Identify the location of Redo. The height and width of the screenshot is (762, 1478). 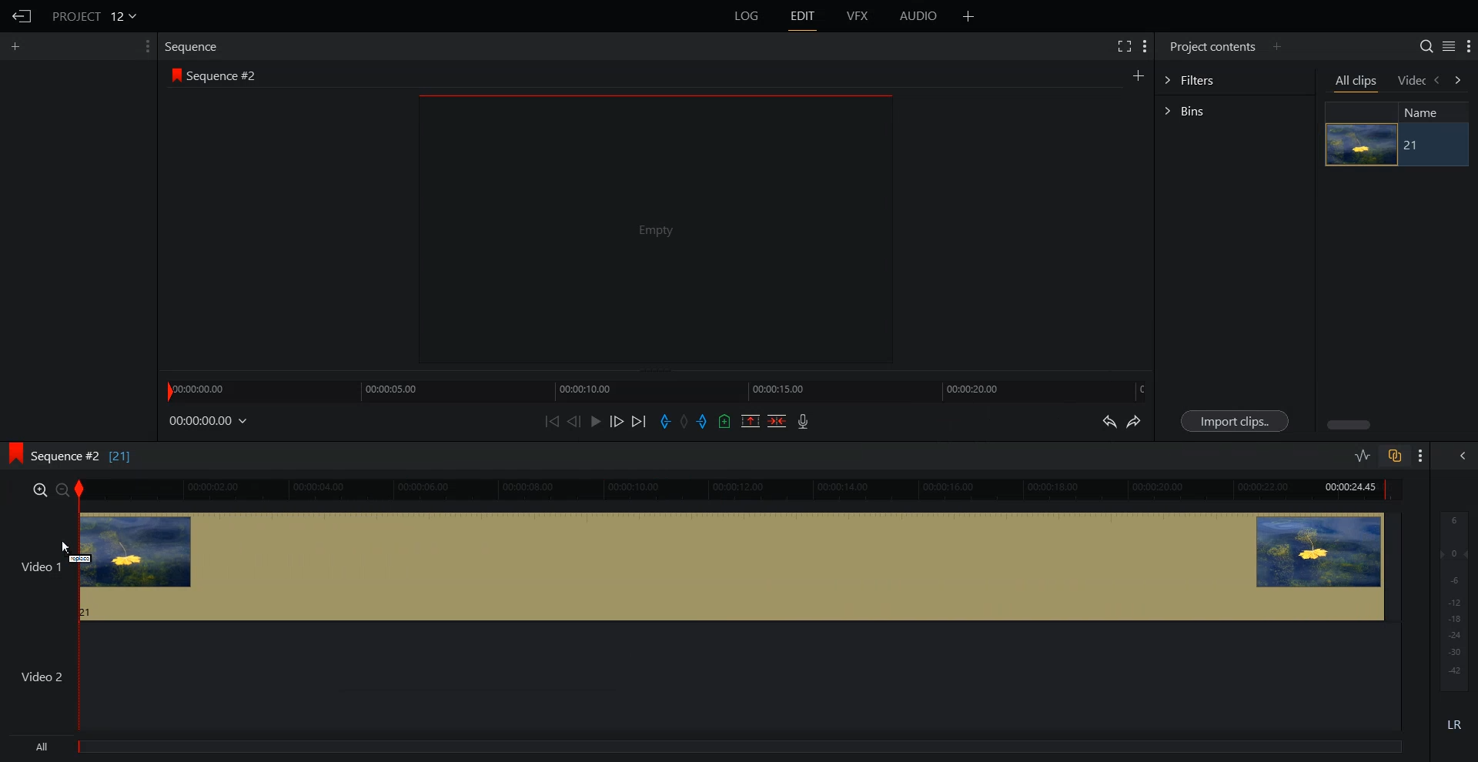
(1136, 423).